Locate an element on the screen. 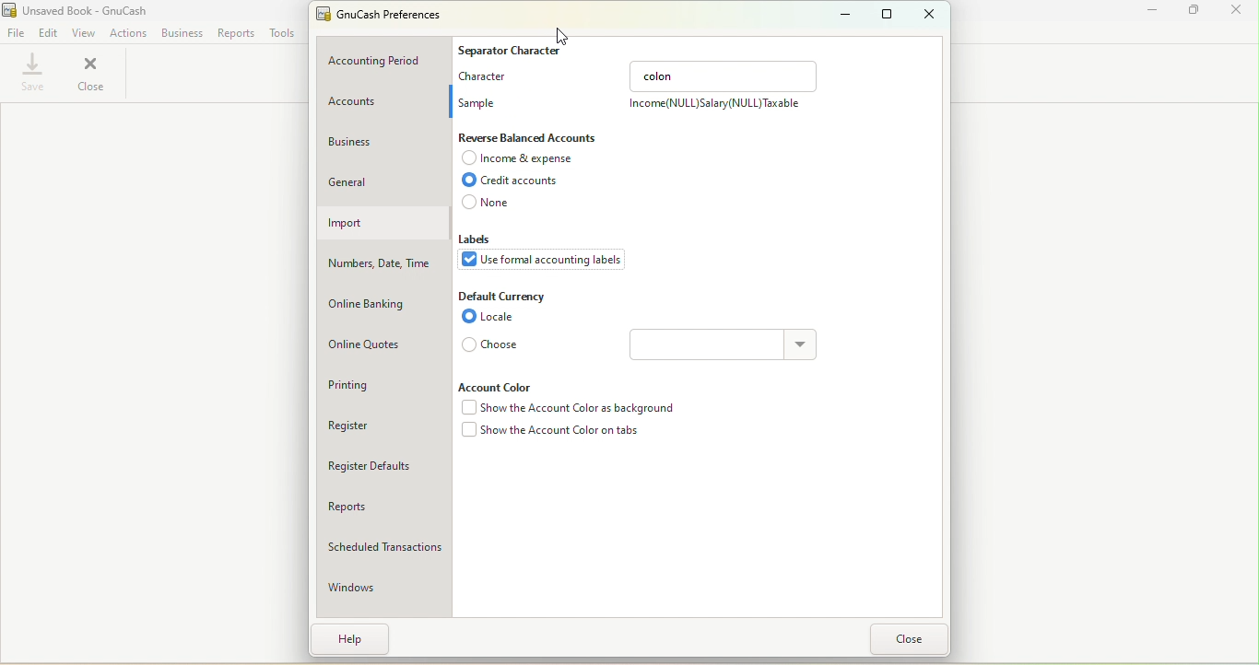  Reverse balanced accounts is located at coordinates (531, 138).